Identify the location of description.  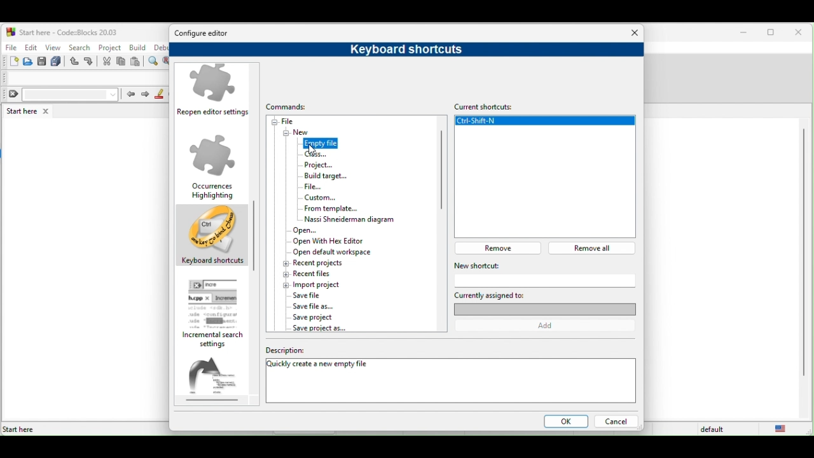
(315, 351).